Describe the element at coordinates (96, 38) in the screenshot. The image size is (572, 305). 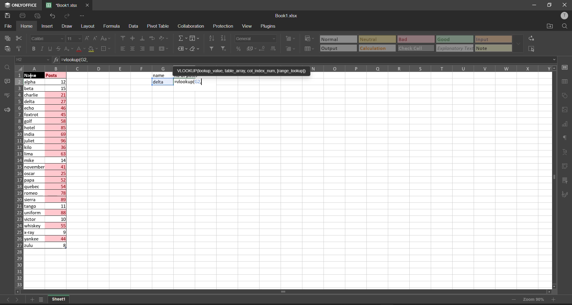
I see `decrement font size` at that location.